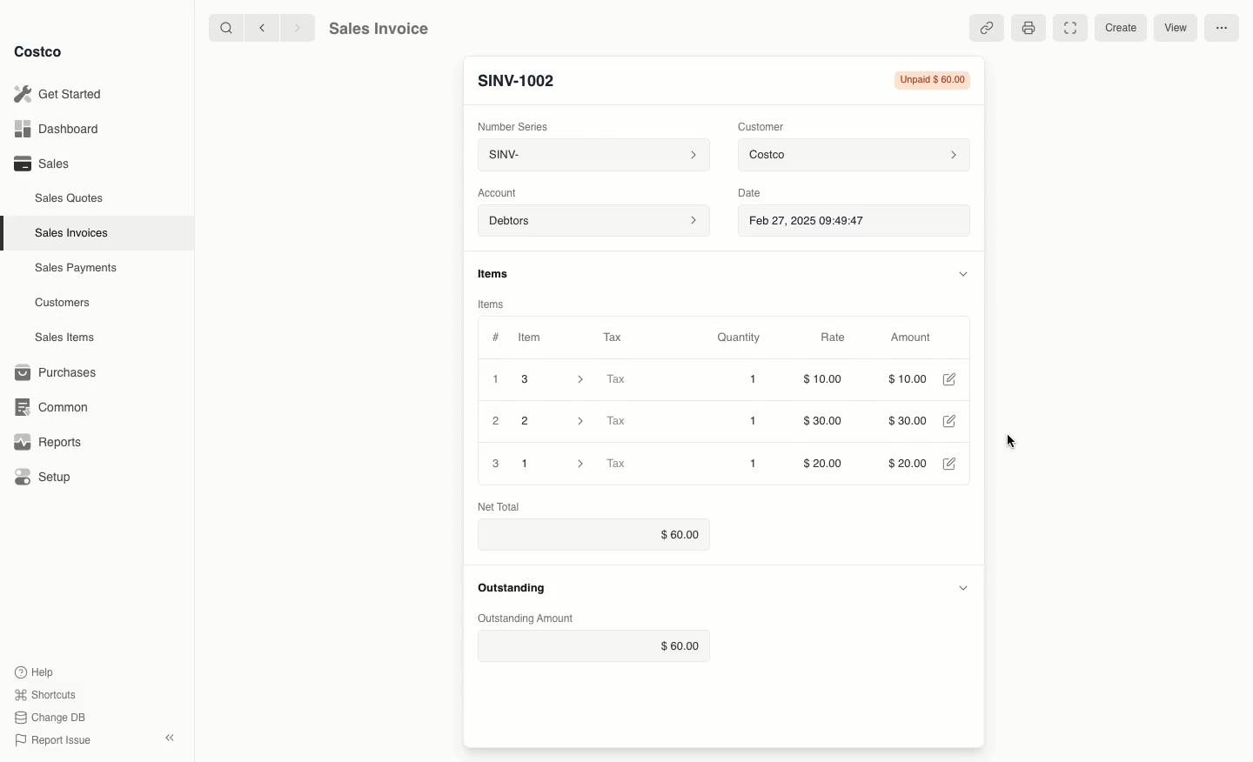  What do you see at coordinates (494, 464) in the screenshot?
I see `3` at bounding box center [494, 464].